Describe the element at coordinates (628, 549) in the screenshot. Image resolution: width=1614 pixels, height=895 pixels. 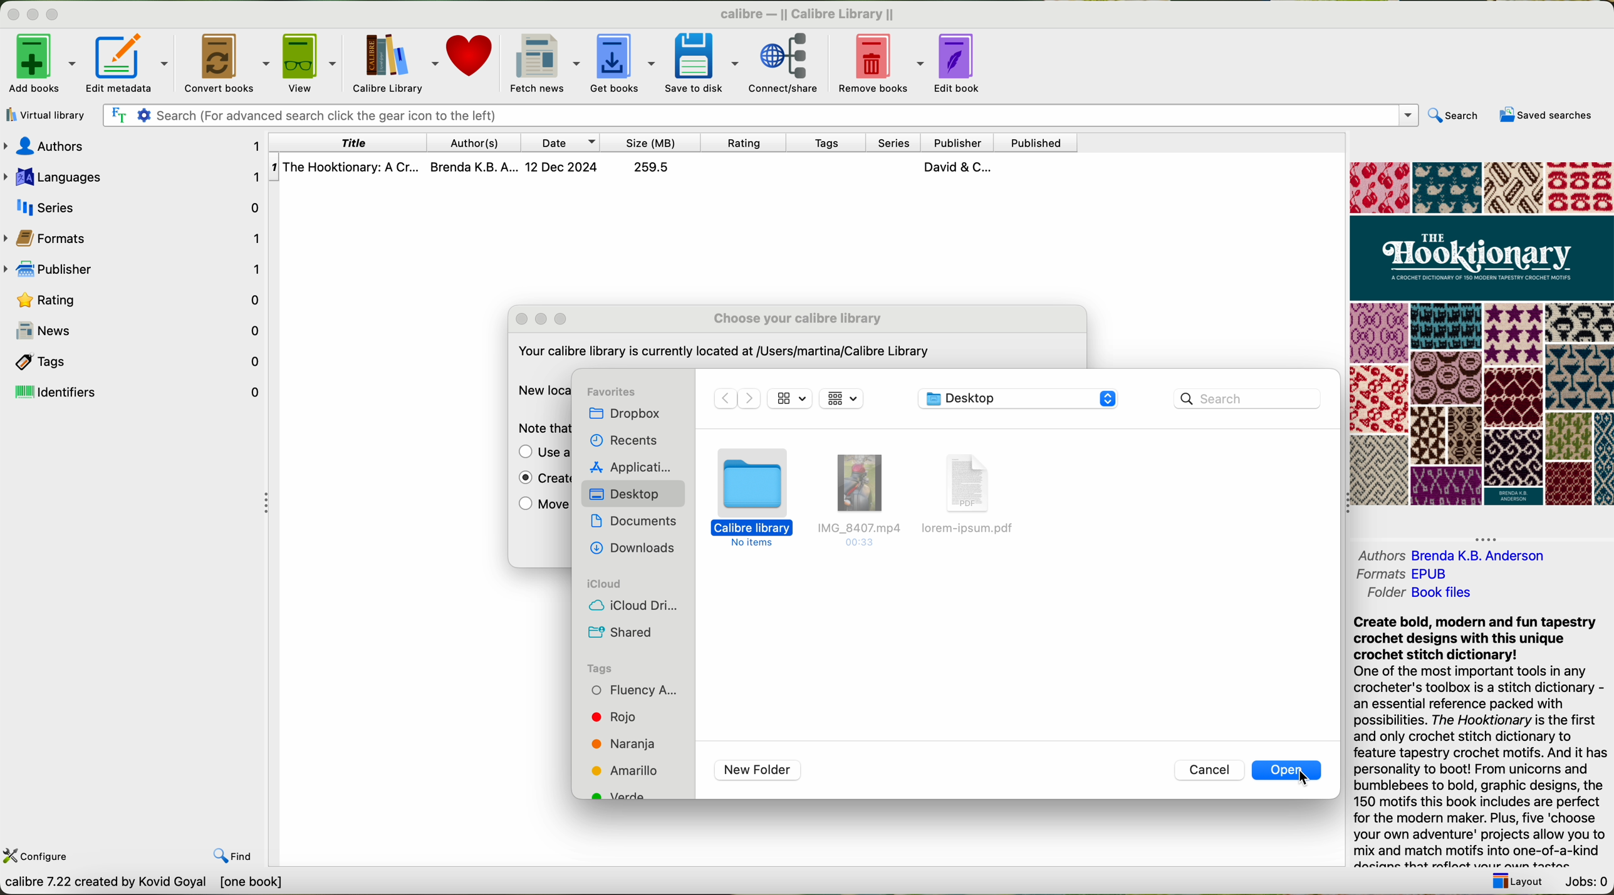
I see `downloads` at that location.